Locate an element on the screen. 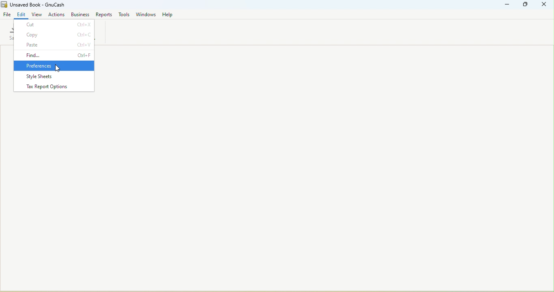 The width and height of the screenshot is (554, 292). Preferences is located at coordinates (54, 66).